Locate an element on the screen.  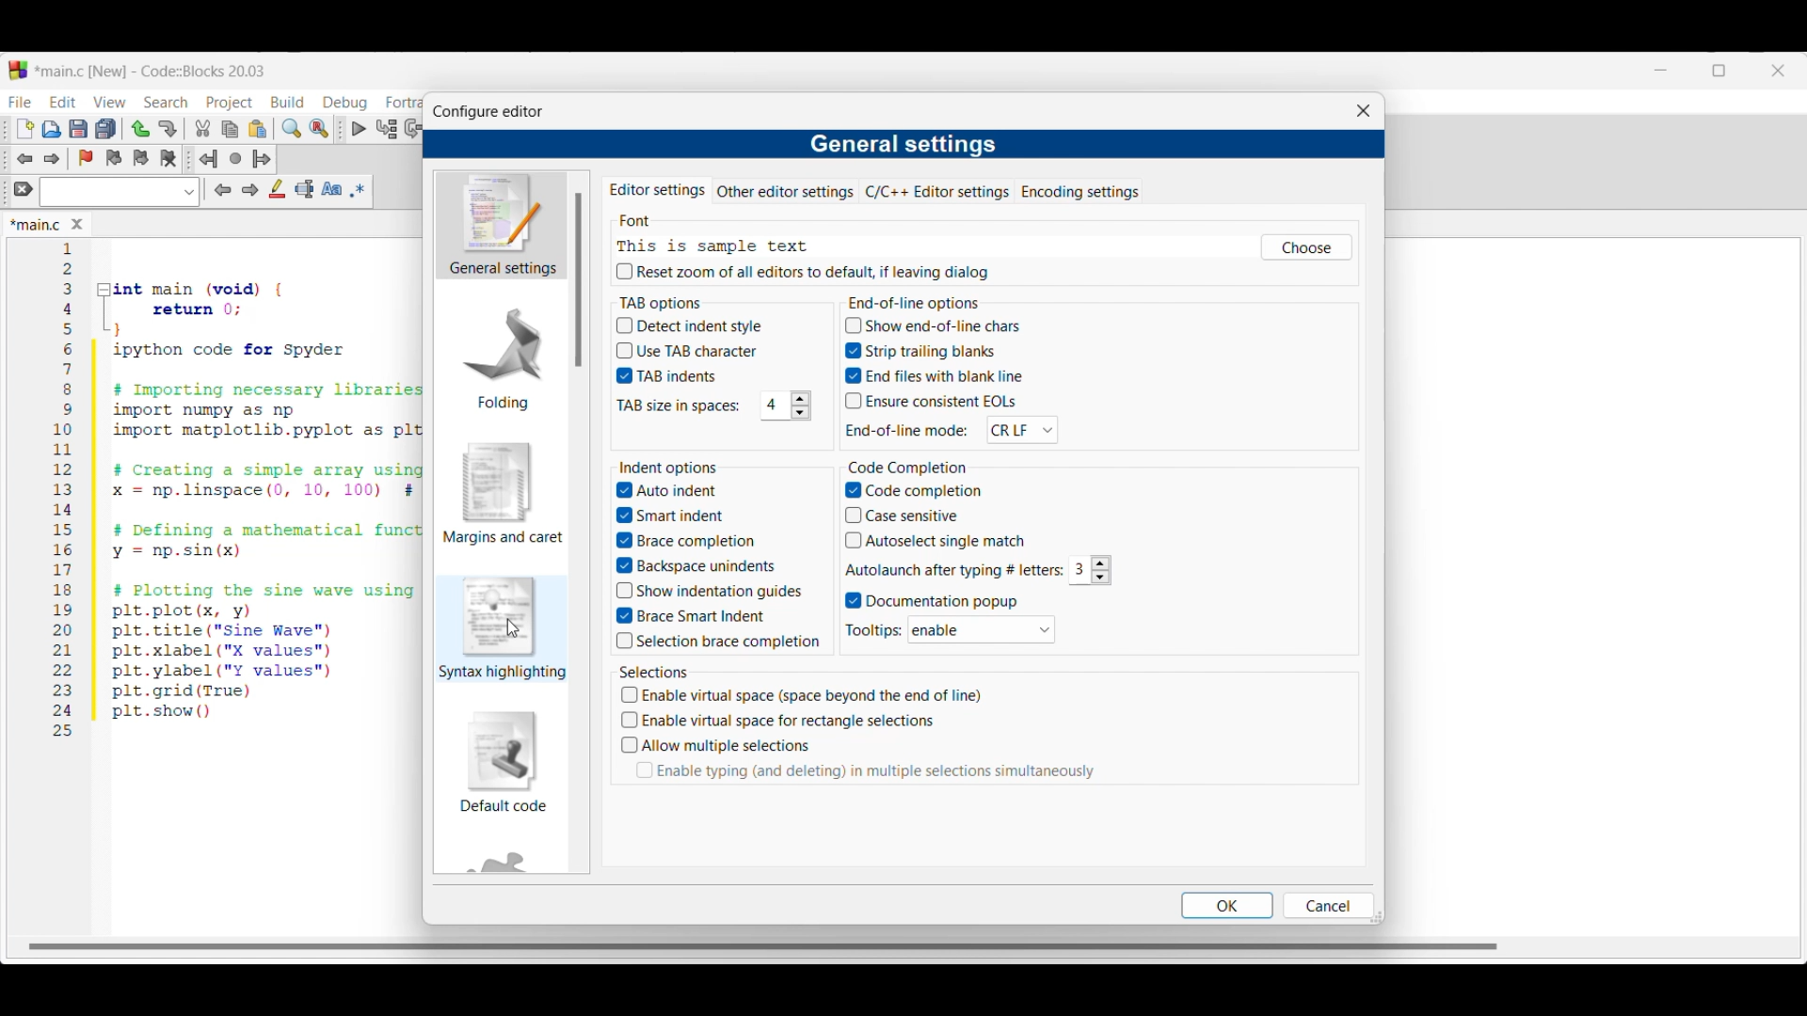
General settings, current setting highlighted  is located at coordinates (501, 226).